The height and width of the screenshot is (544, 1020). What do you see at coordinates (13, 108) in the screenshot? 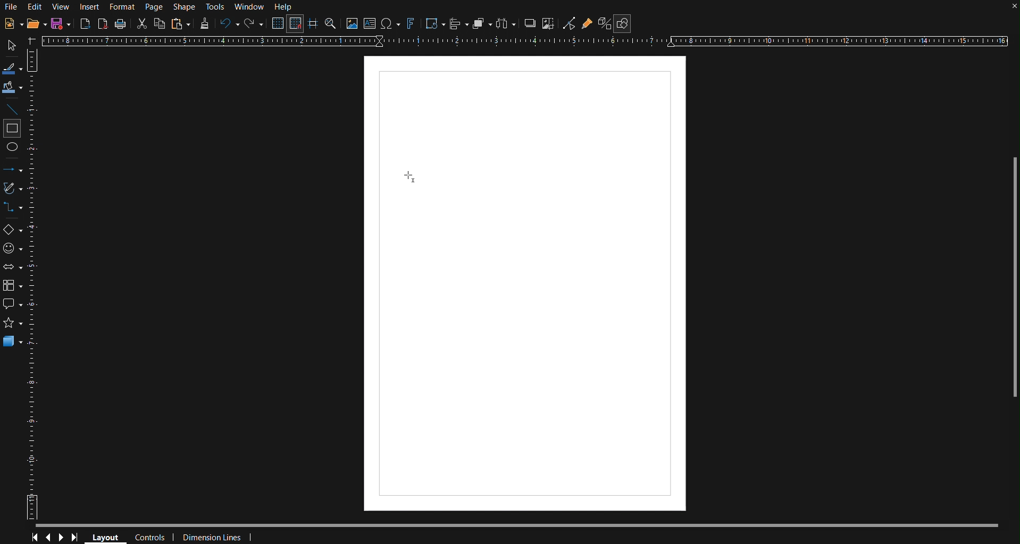
I see `Line` at bounding box center [13, 108].